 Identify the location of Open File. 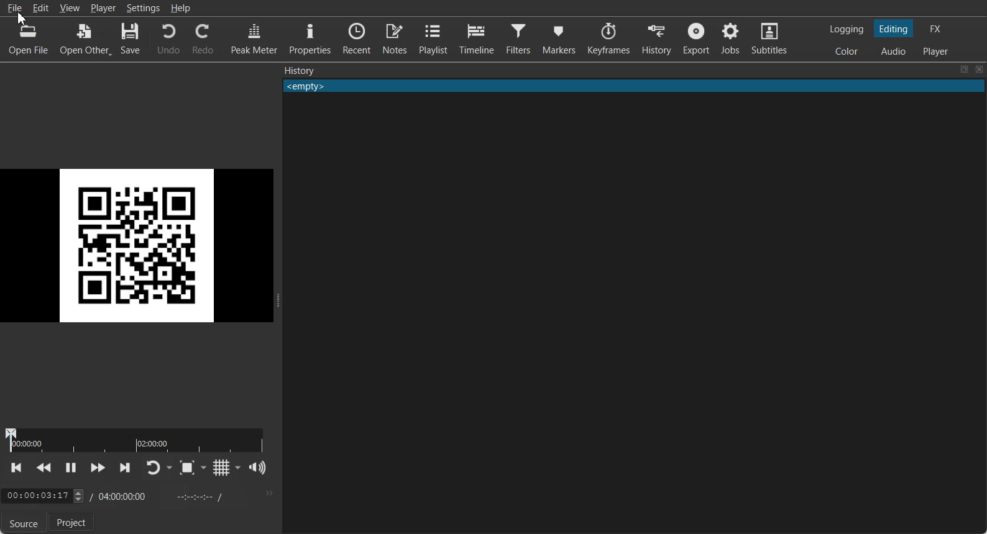
(28, 40).